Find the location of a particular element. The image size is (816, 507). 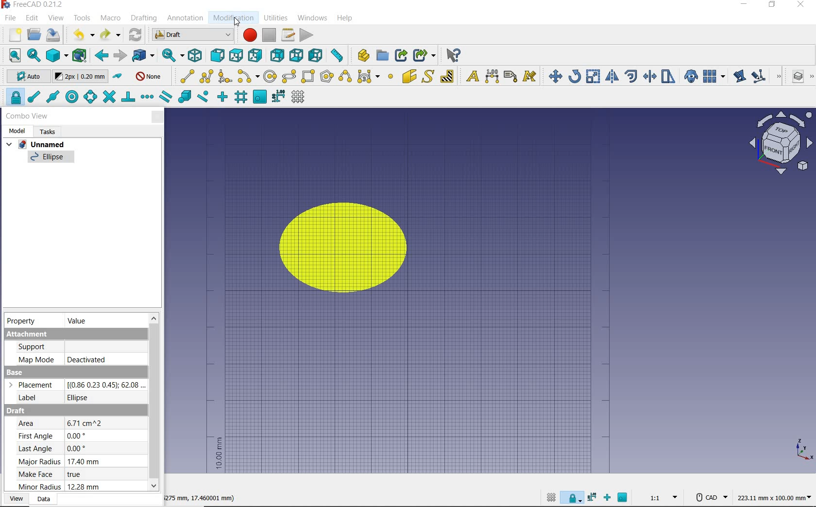

base is located at coordinates (74, 387).